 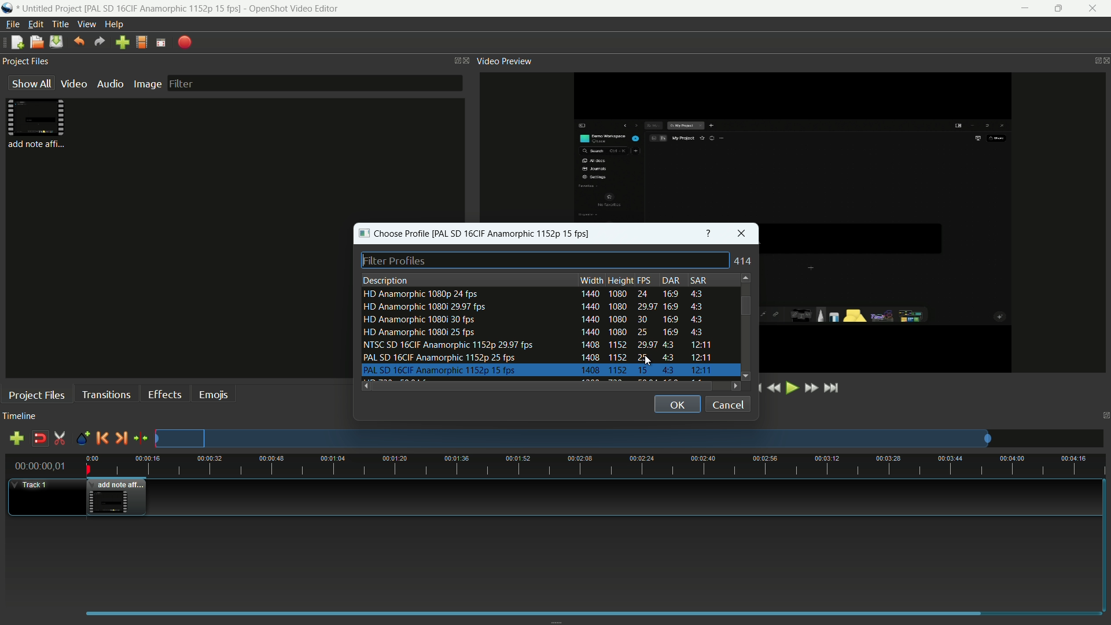 I want to click on profile, so click(x=164, y=9).